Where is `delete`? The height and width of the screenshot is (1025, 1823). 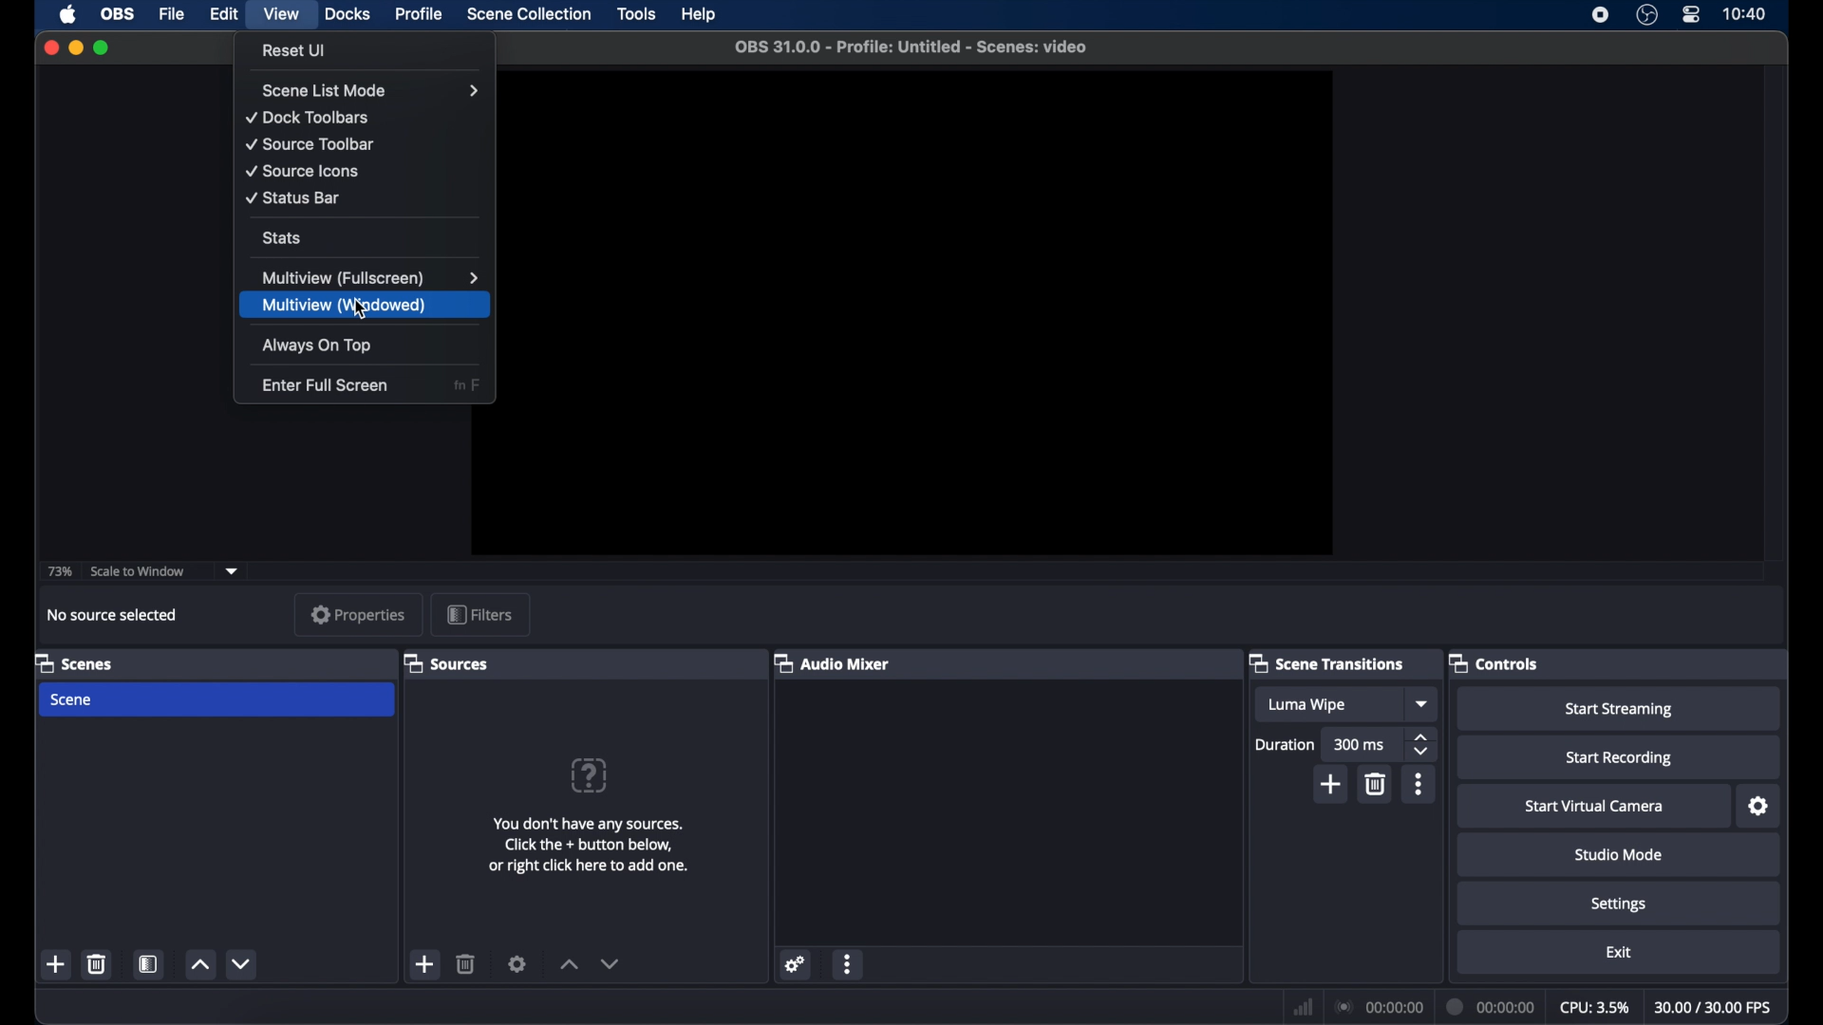 delete is located at coordinates (1377, 783).